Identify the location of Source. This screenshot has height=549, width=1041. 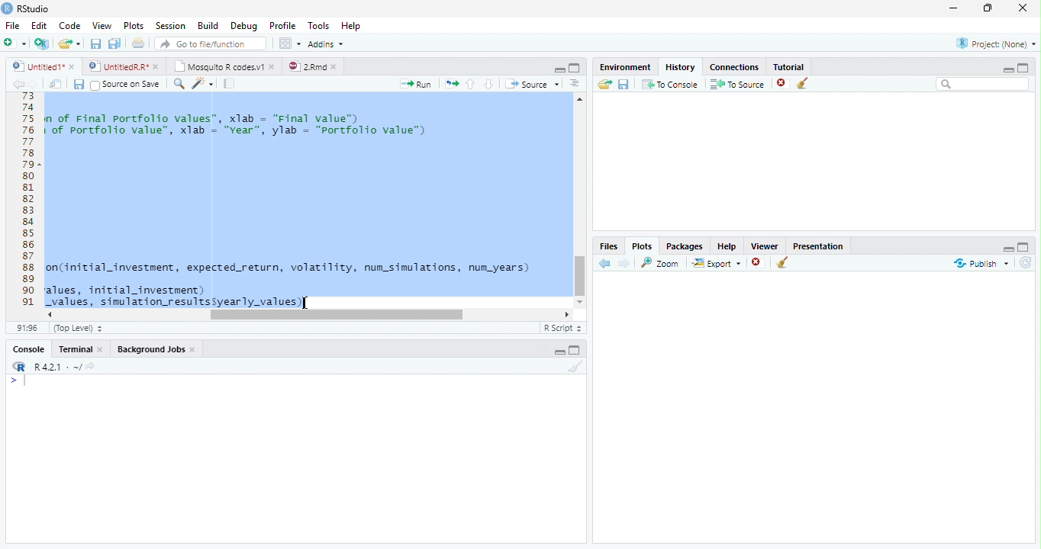
(531, 83).